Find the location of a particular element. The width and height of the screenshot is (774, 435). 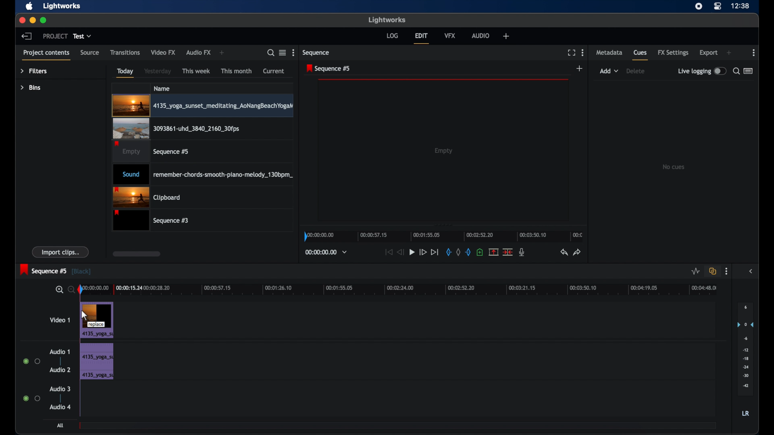

this week is located at coordinates (196, 70).